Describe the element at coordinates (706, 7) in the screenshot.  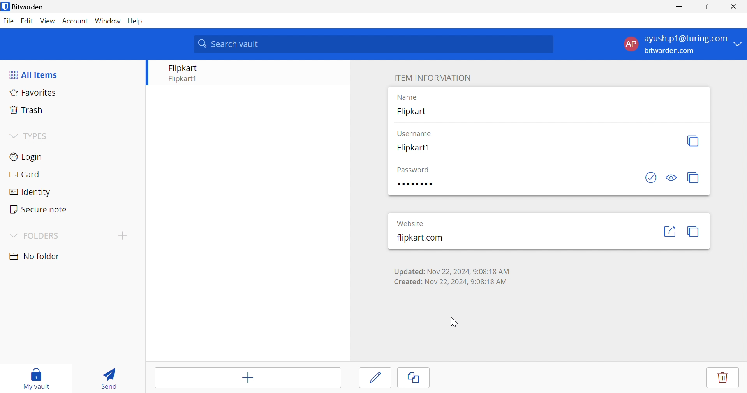
I see `Restore Down` at that location.